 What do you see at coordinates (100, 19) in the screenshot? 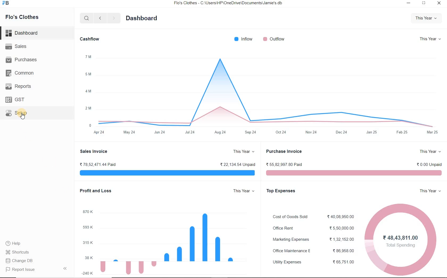
I see `previous` at bounding box center [100, 19].